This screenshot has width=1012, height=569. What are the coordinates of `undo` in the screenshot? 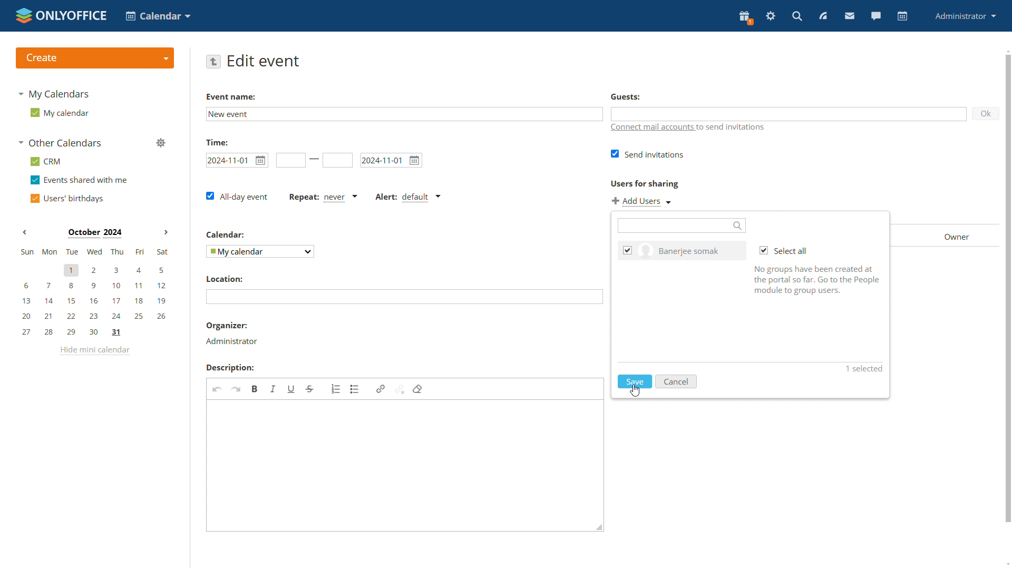 It's located at (217, 388).